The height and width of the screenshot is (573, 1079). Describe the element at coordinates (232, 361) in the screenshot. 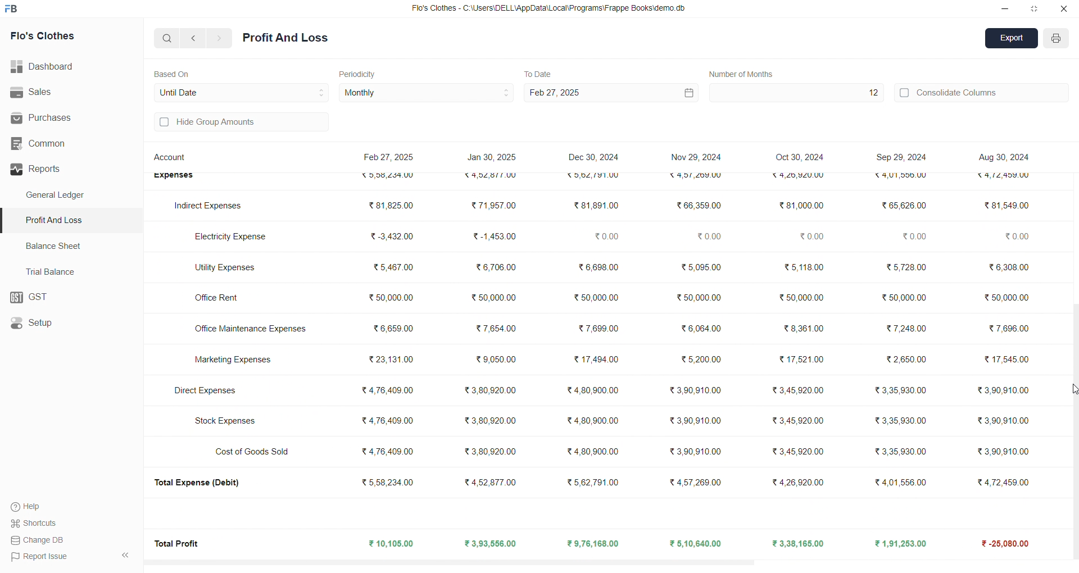

I see `Marketing Expenses` at that location.